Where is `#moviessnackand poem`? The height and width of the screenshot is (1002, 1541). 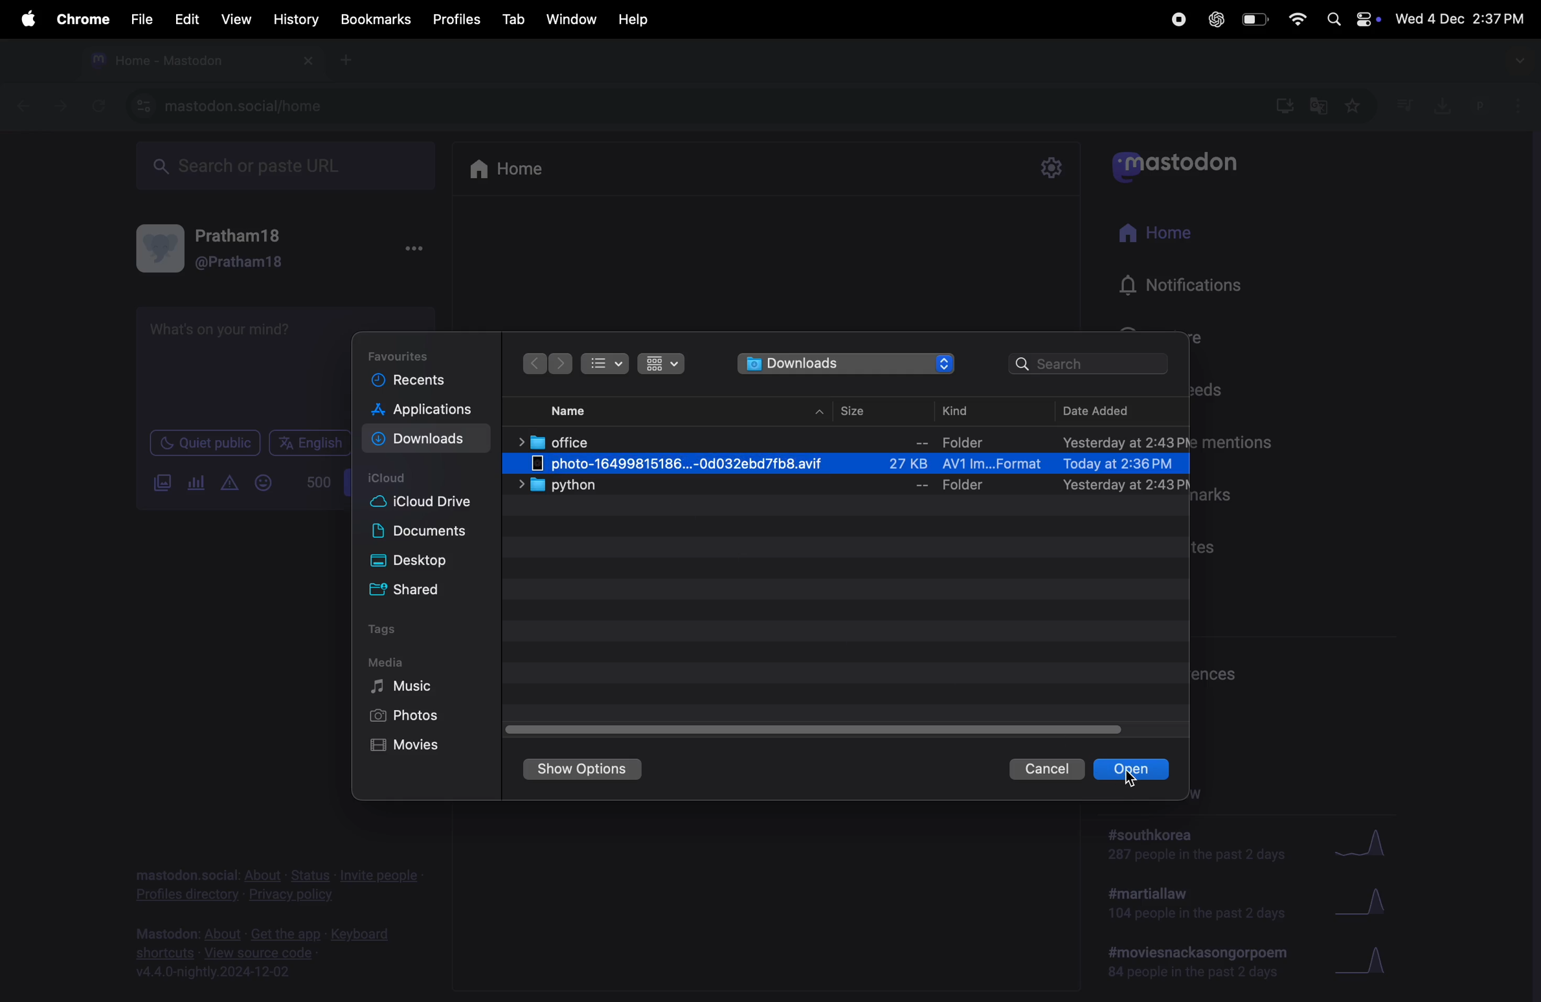
#moviessnackand poem is located at coordinates (1203, 960).